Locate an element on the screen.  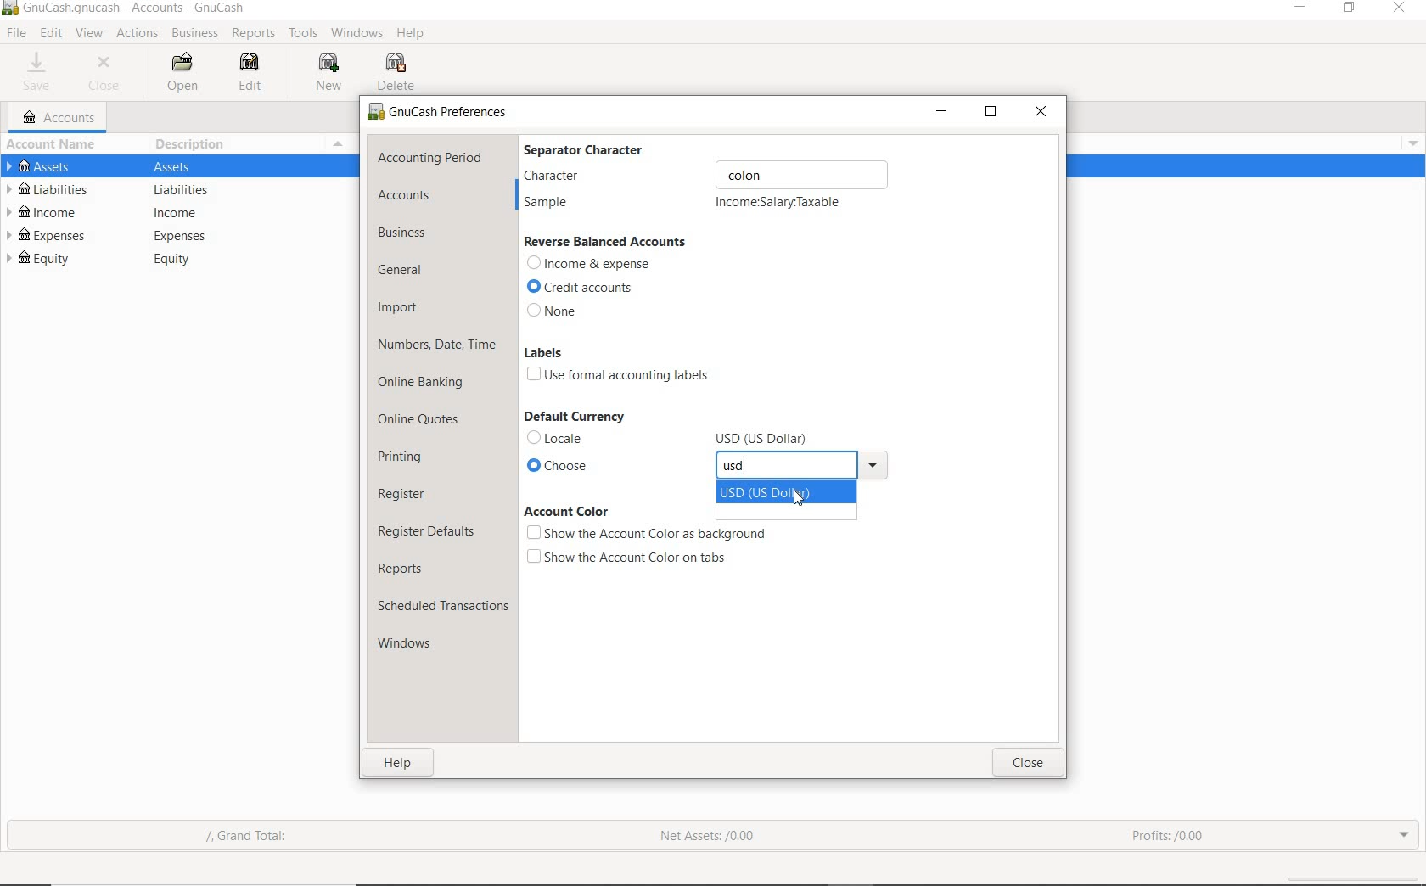
Menu is located at coordinates (340, 143).